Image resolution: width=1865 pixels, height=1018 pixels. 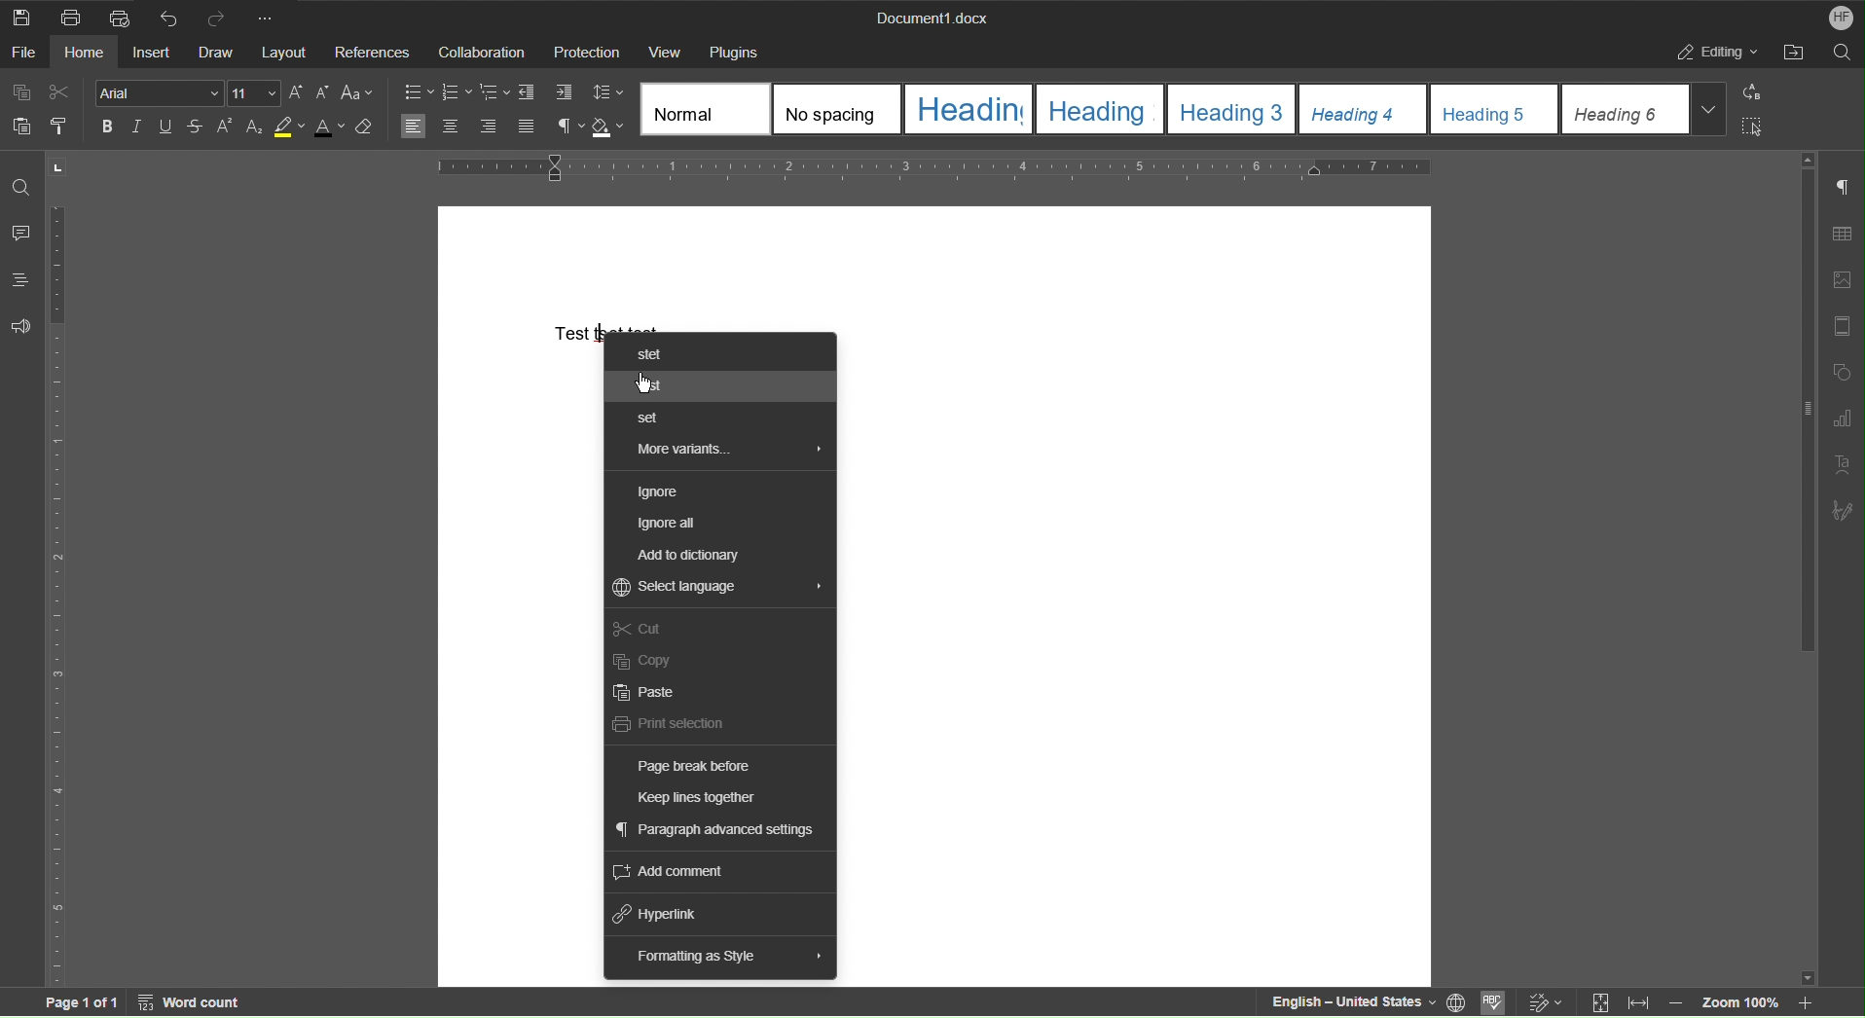 What do you see at coordinates (609, 94) in the screenshot?
I see `Line Spacing` at bounding box center [609, 94].